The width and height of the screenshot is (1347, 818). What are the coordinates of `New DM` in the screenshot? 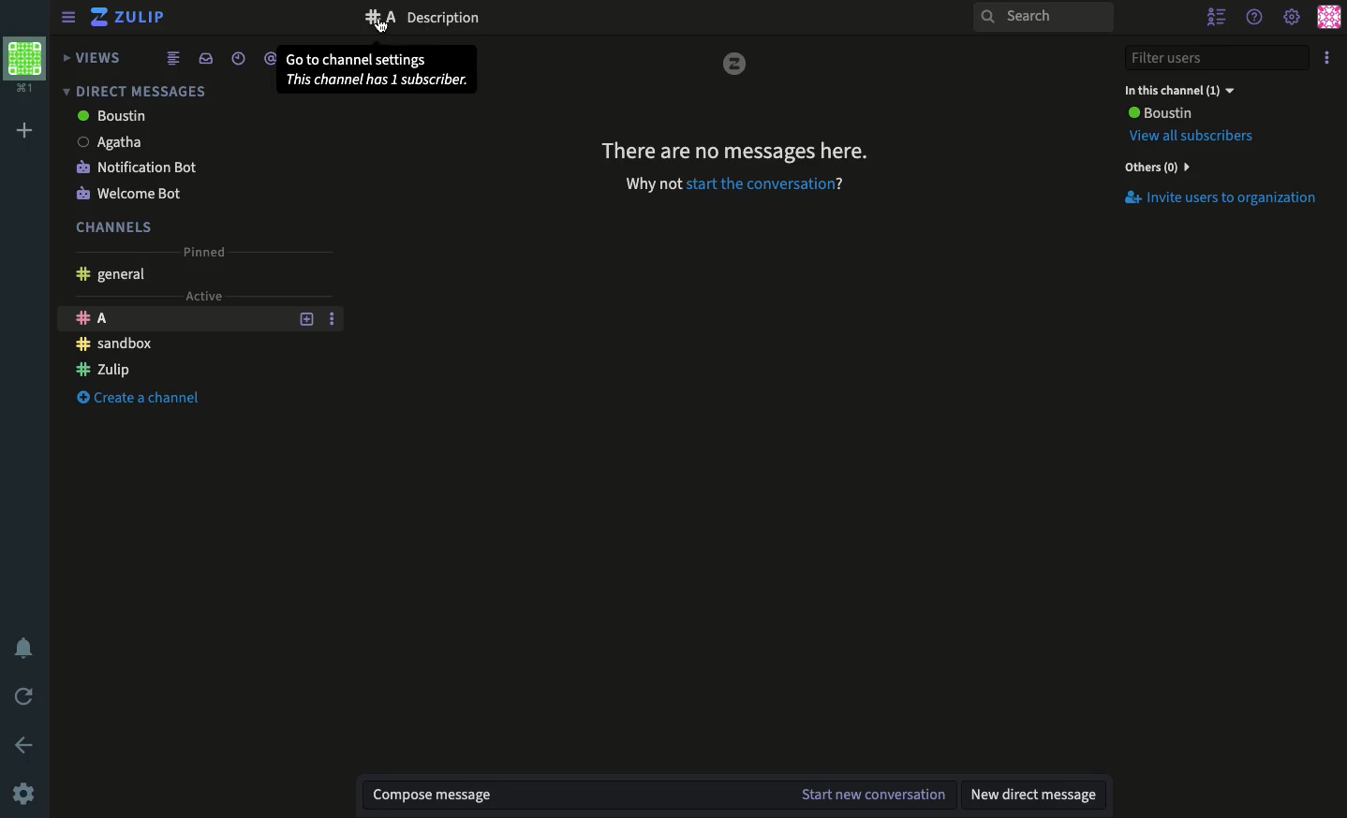 It's located at (1040, 796).